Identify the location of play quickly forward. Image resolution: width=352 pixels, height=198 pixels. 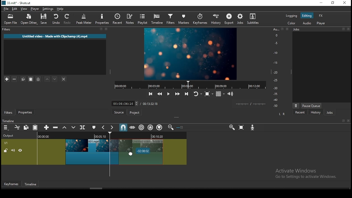
(177, 94).